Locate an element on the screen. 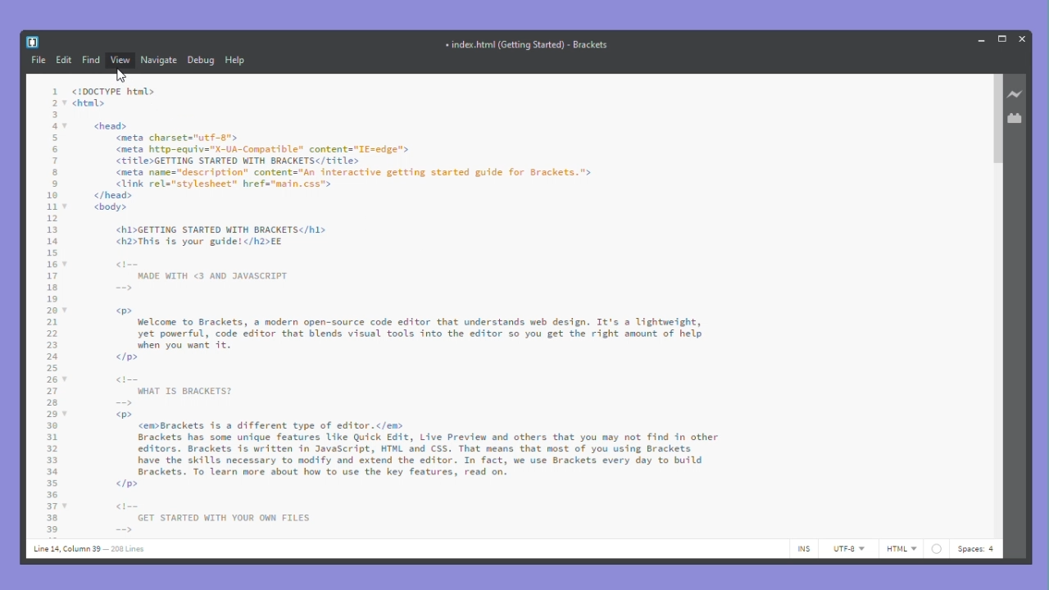 The width and height of the screenshot is (1049, 590). UTF - 8 is located at coordinates (847, 549).